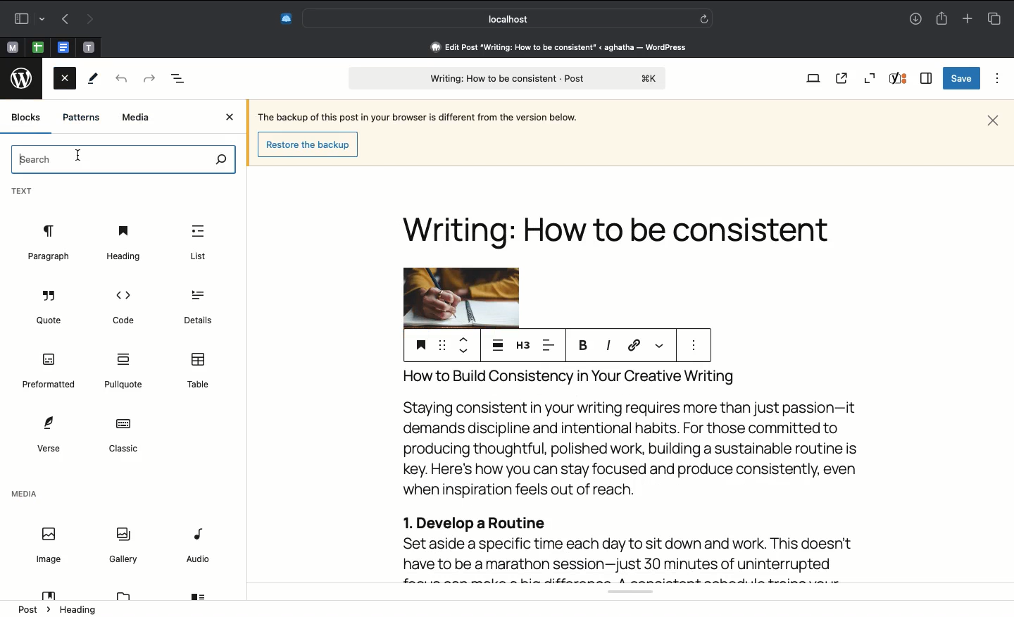 The height and width of the screenshot is (617, 1014). I want to click on Details, so click(196, 308).